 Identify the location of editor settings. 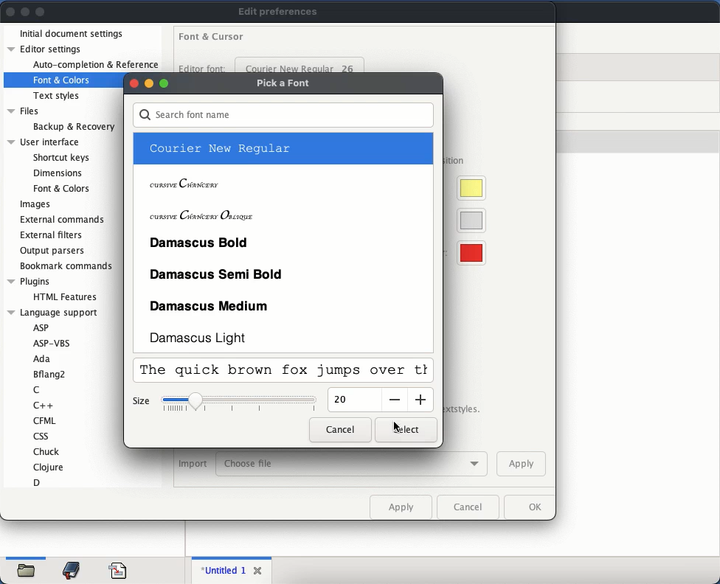
(46, 49).